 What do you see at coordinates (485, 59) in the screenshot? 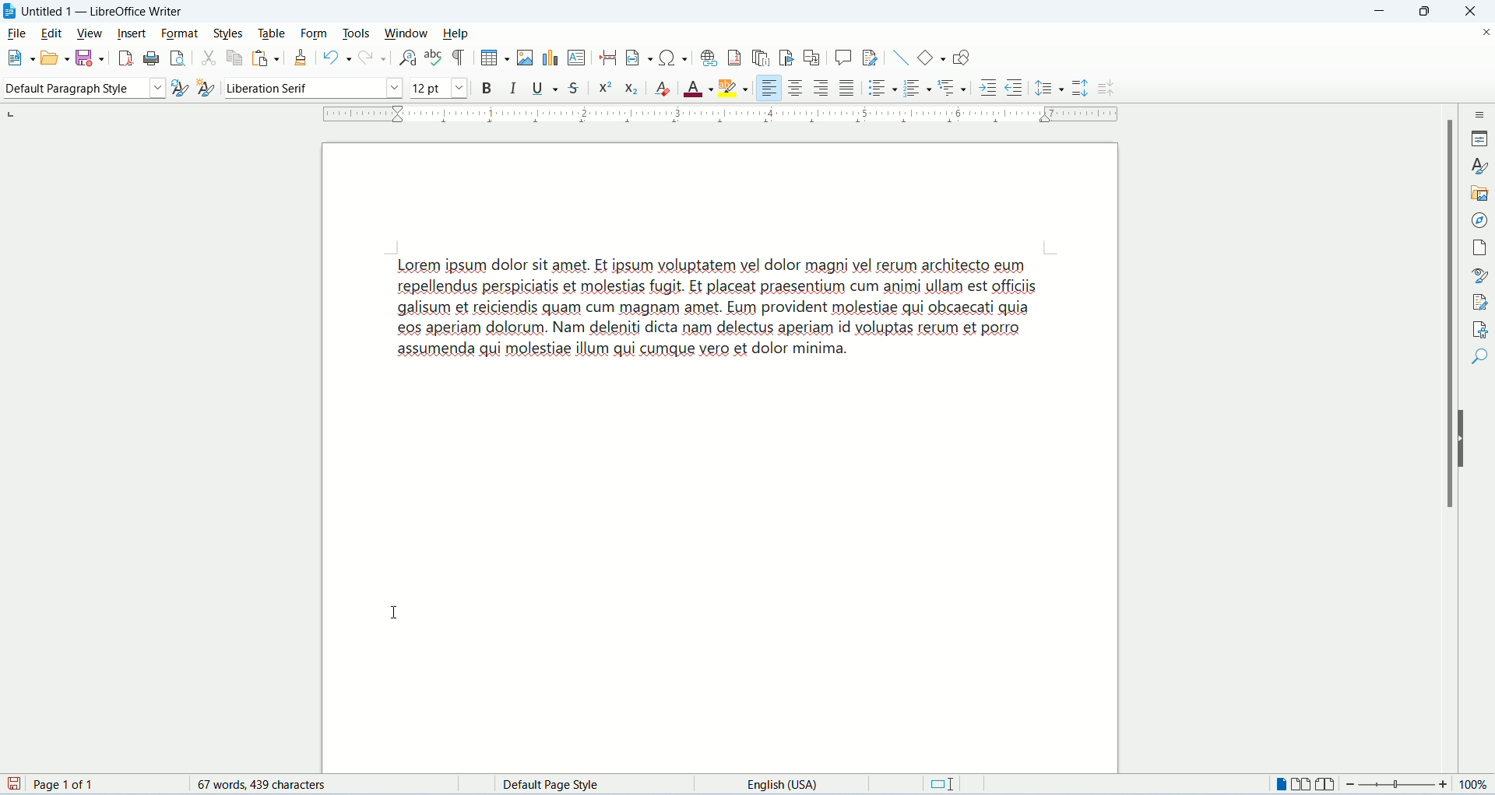
I see `insert table` at bounding box center [485, 59].